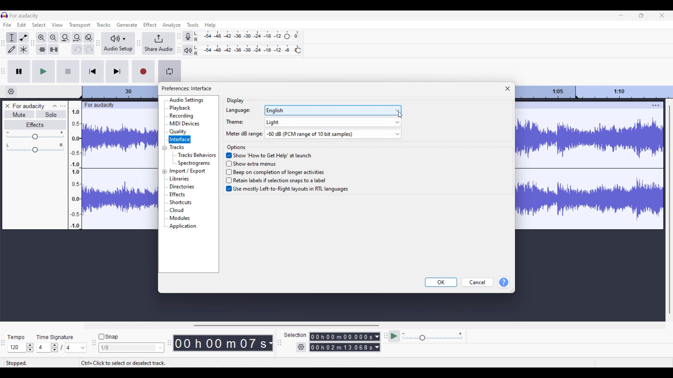 This screenshot has width=673, height=378. What do you see at coordinates (90, 49) in the screenshot?
I see `Redo` at bounding box center [90, 49].